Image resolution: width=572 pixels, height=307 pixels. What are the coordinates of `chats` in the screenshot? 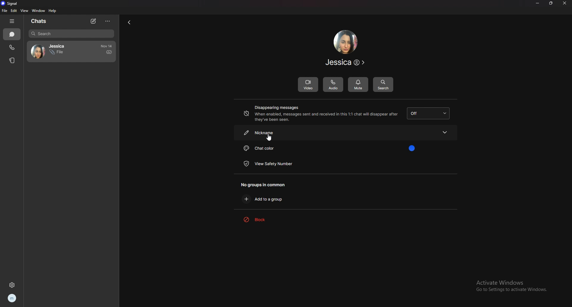 It's located at (40, 21).